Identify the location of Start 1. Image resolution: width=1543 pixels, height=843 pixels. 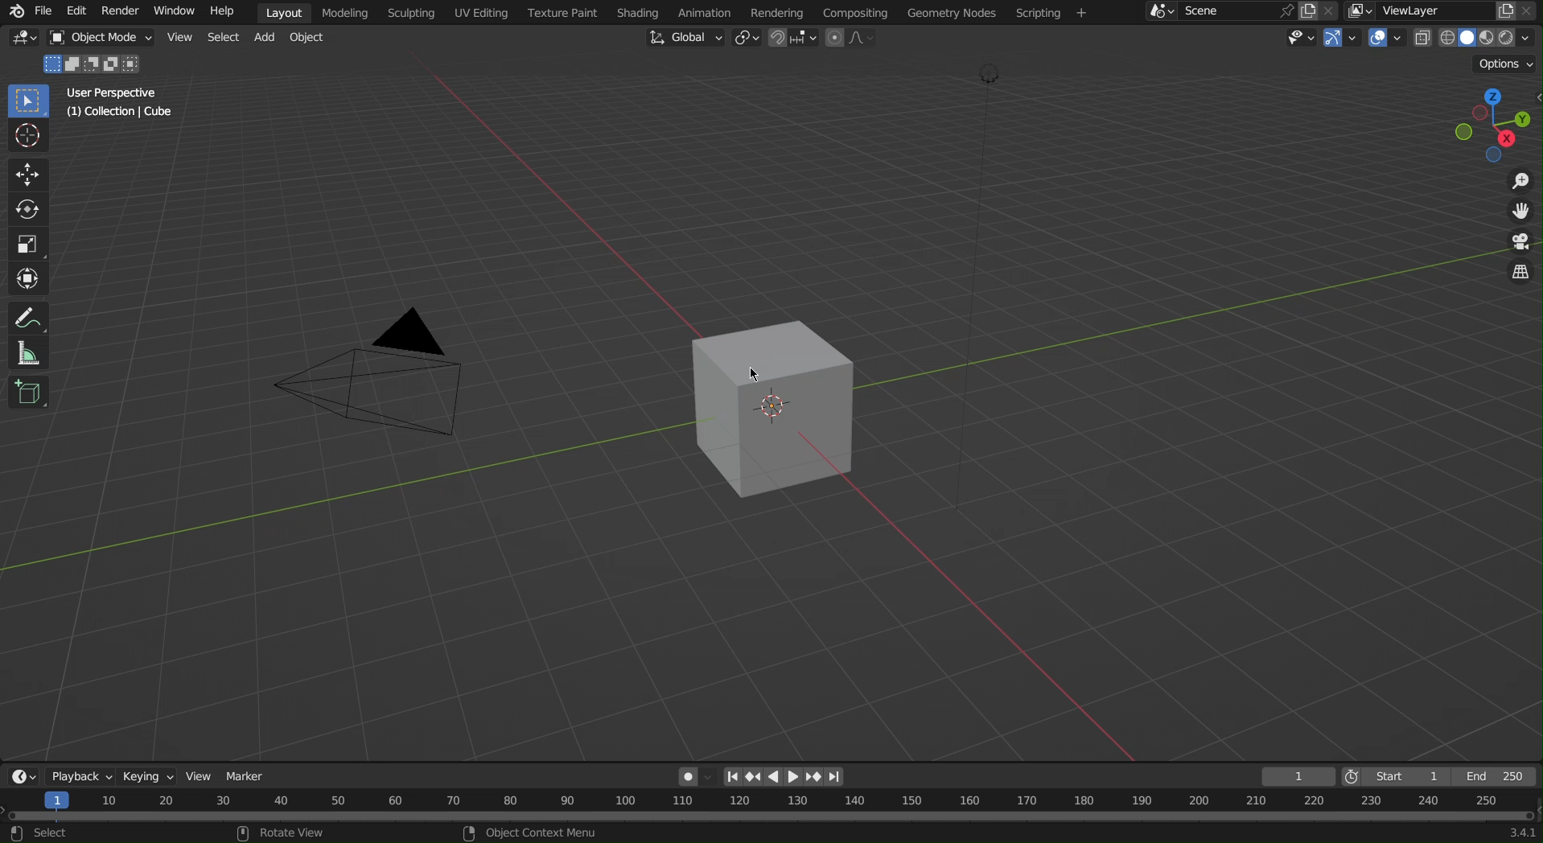
(1394, 775).